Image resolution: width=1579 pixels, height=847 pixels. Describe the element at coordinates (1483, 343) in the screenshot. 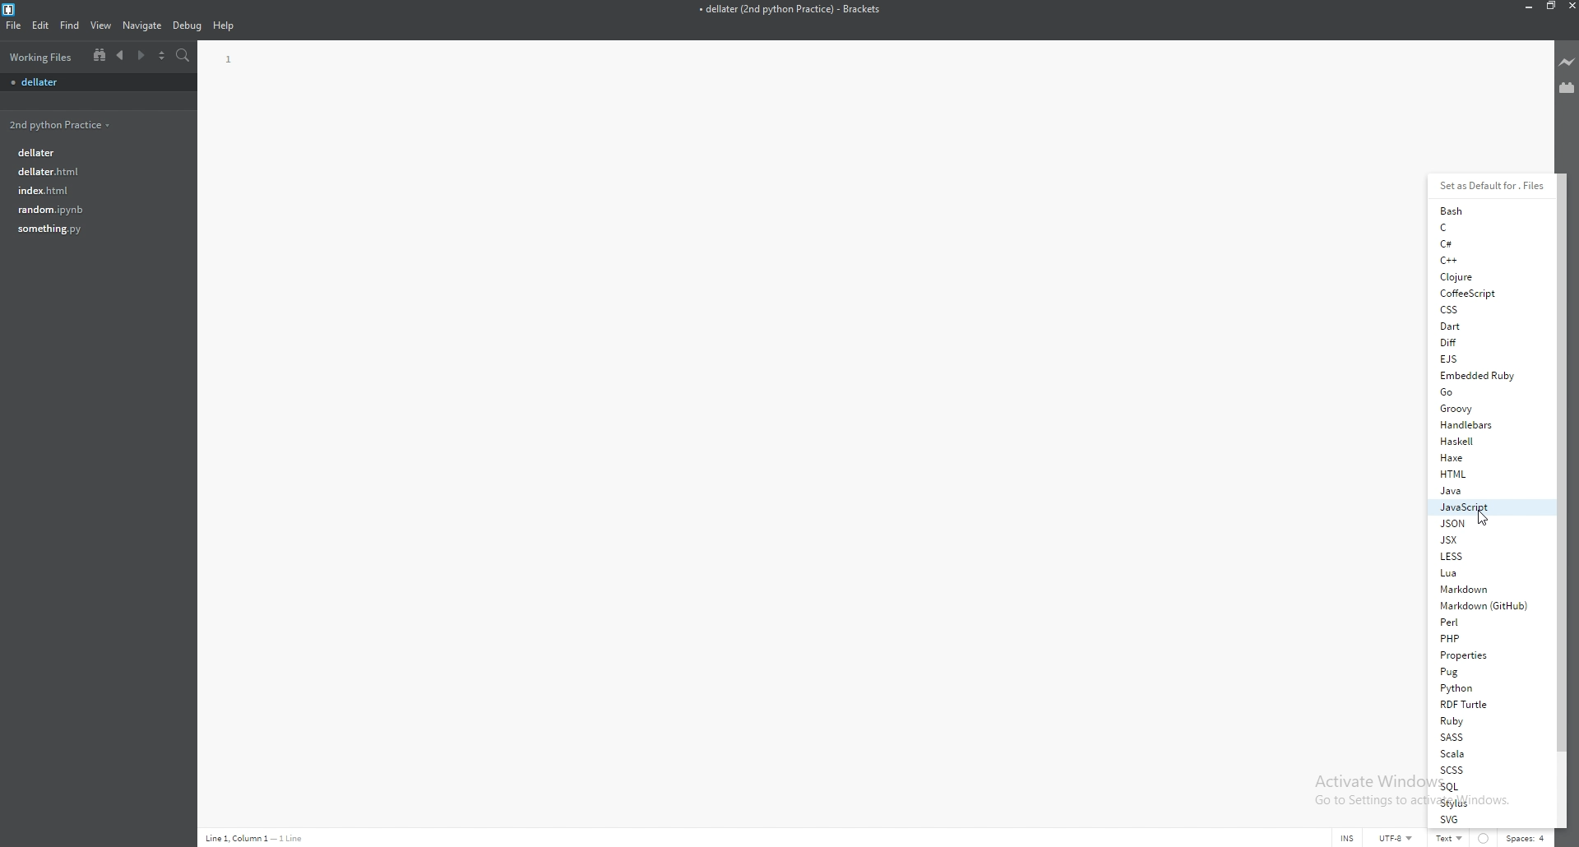

I see `diff` at that location.